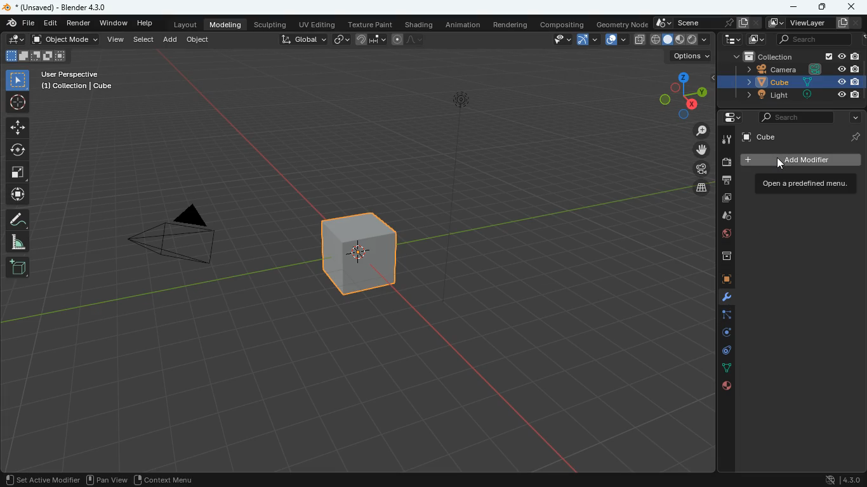 The width and height of the screenshot is (867, 487). Describe the element at coordinates (622, 24) in the screenshot. I see `geometry node` at that location.